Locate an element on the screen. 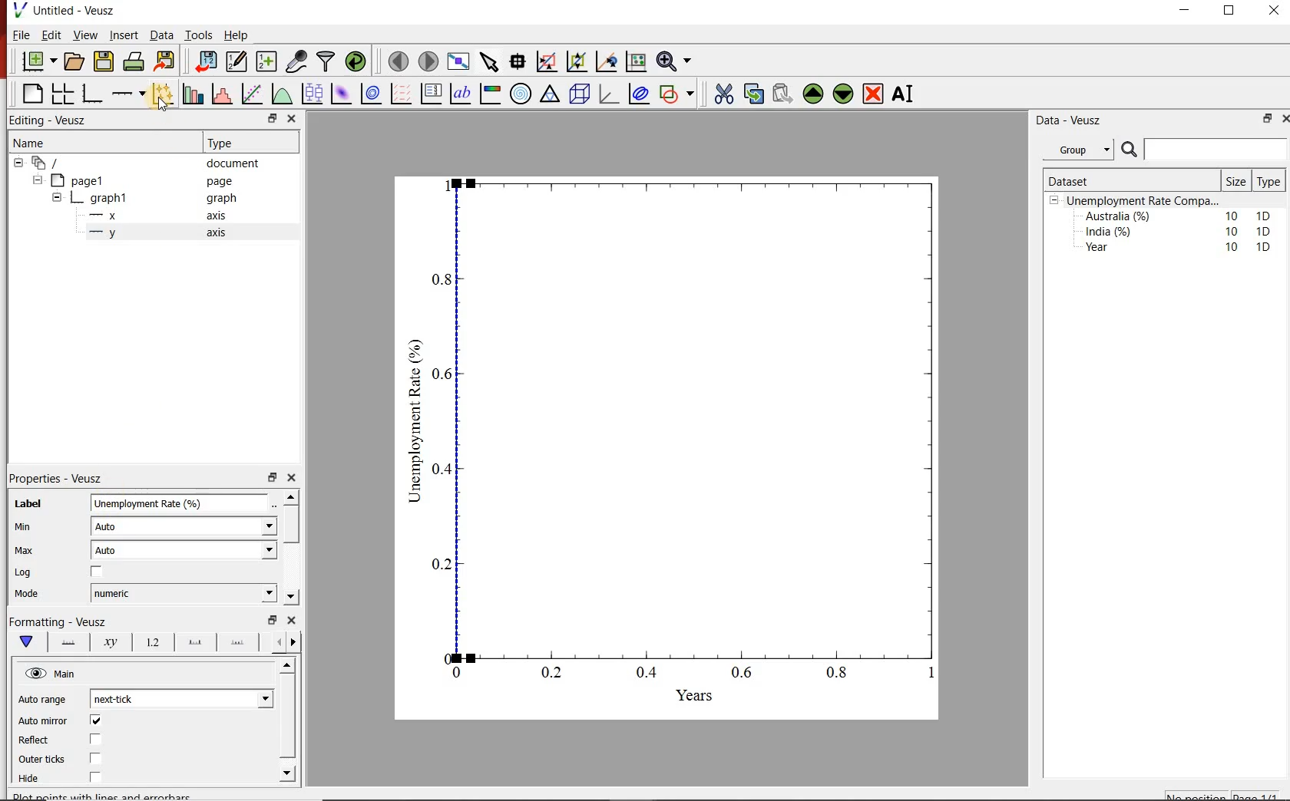 This screenshot has width=1290, height=801. text label is located at coordinates (461, 94).